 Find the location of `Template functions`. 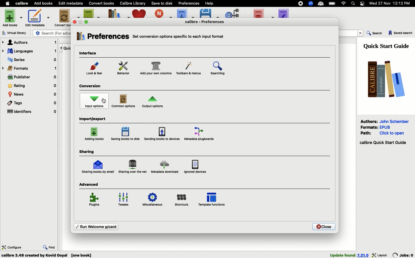

Template functions is located at coordinates (212, 199).